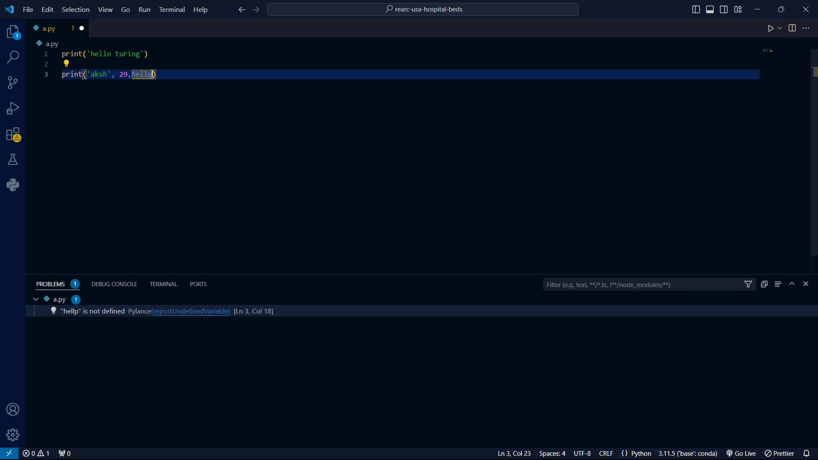  I want to click on {} Python, so click(638, 454).